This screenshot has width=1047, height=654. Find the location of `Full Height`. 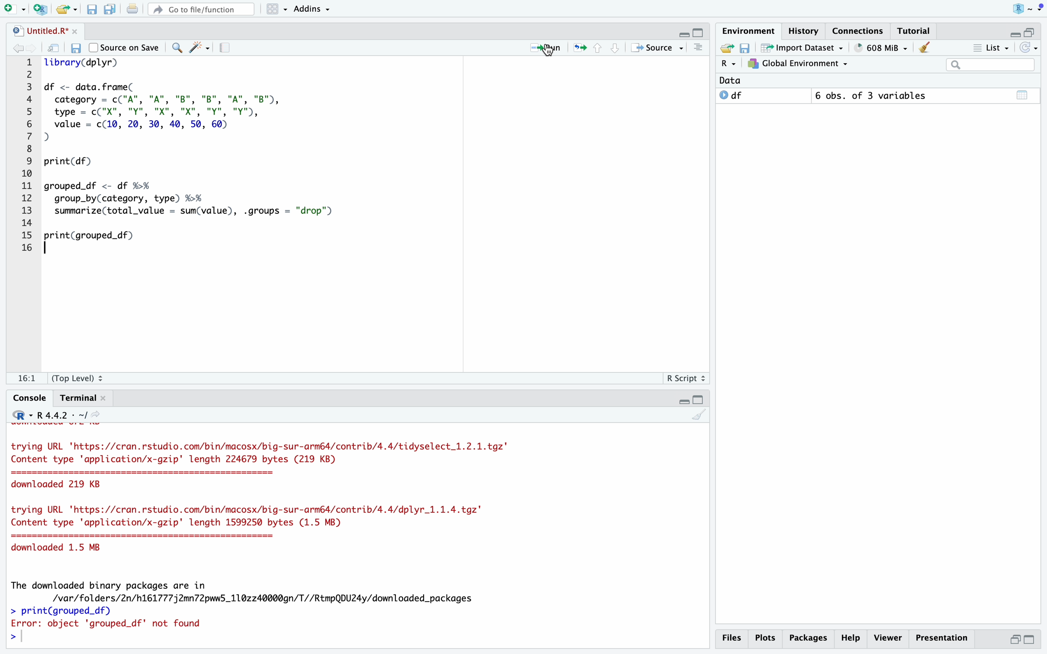

Full Height is located at coordinates (700, 400).